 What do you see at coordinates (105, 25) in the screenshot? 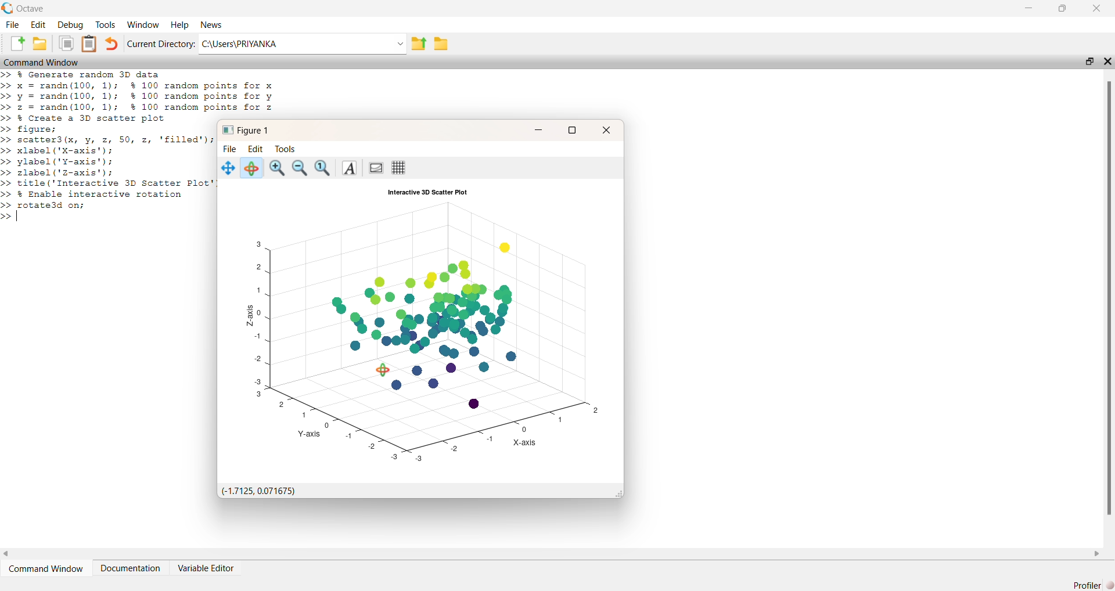
I see `Tools` at bounding box center [105, 25].